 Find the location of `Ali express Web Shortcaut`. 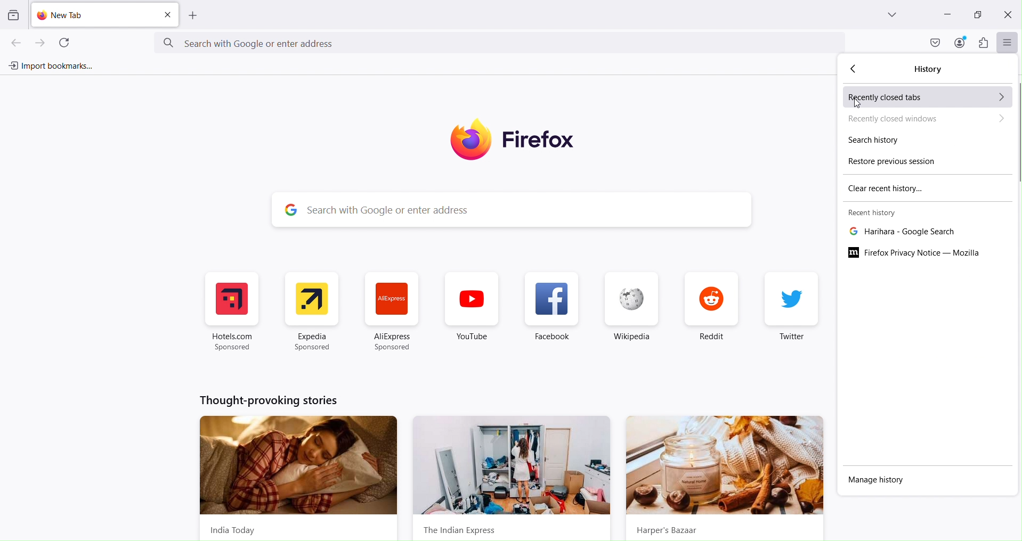

Ali express Web Shortcaut is located at coordinates (393, 314).